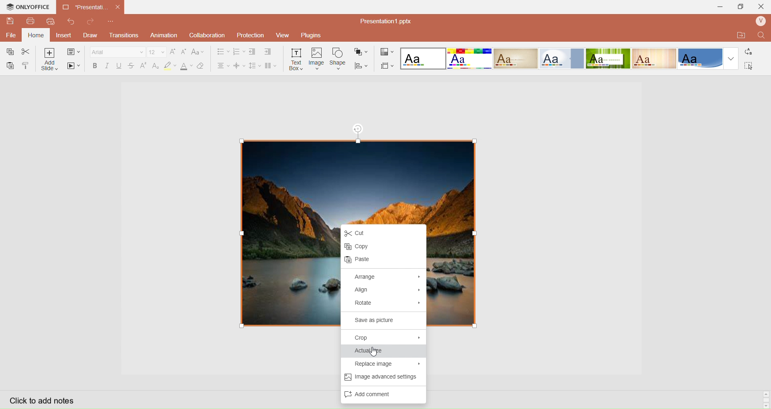  I want to click on Close, so click(762, 7).